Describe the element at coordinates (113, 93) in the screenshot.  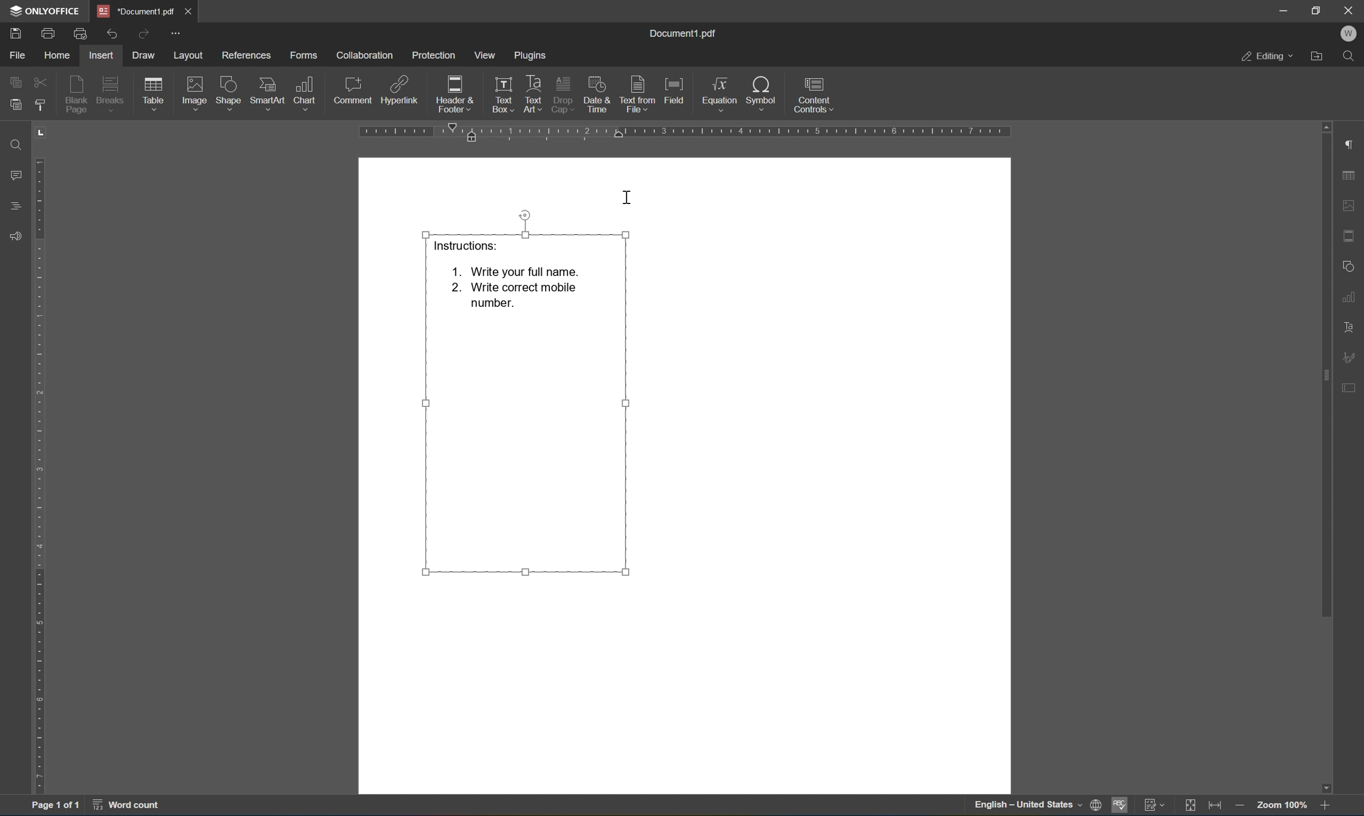
I see `breaks` at that location.